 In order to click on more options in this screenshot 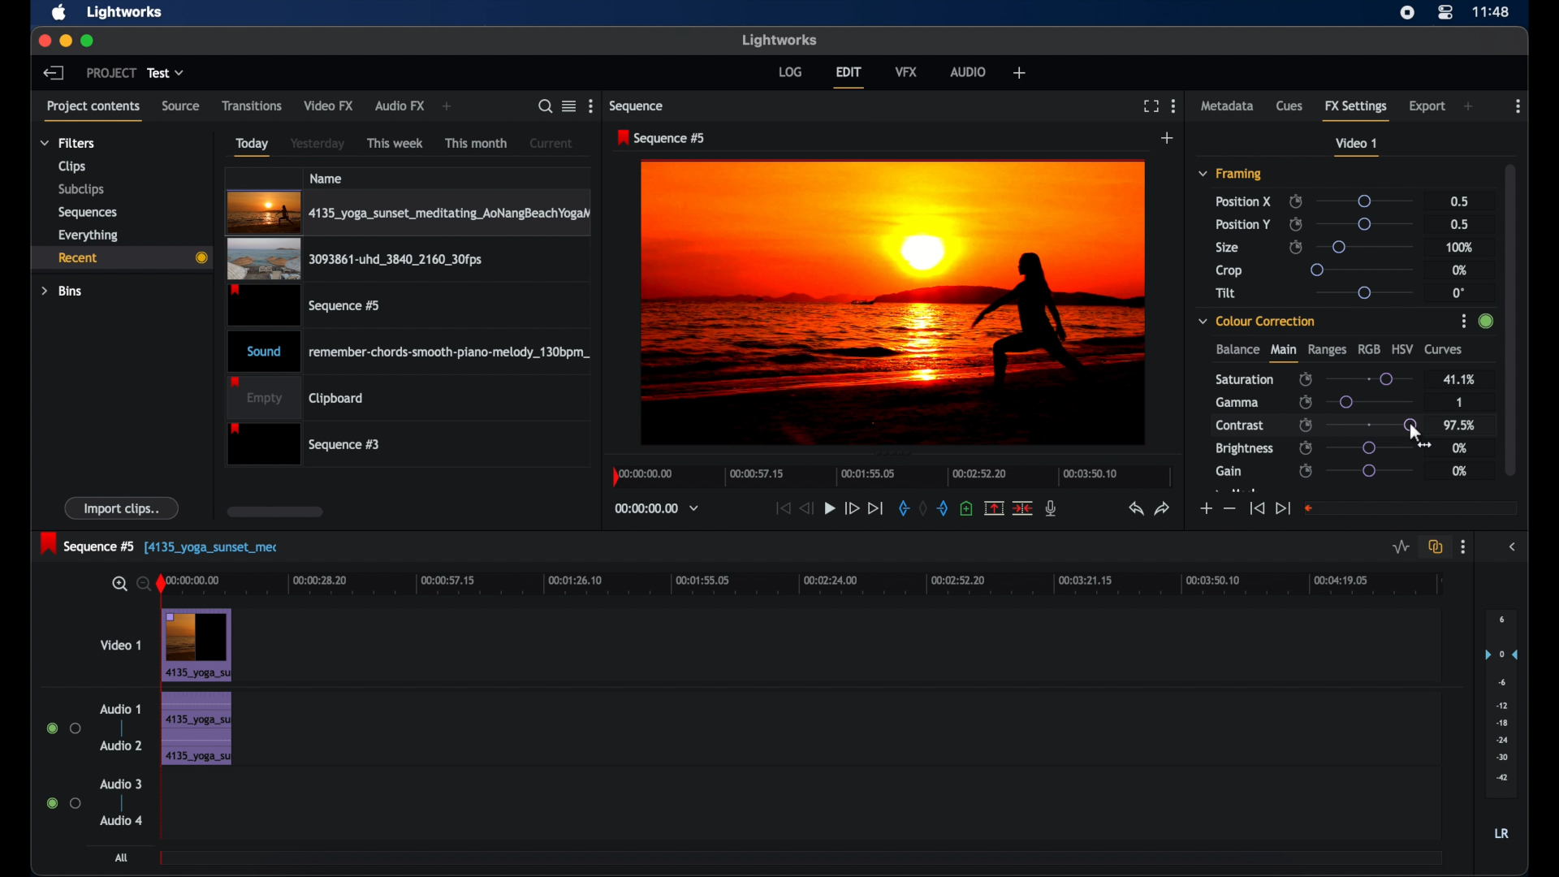, I will do `click(1463, 547)`.